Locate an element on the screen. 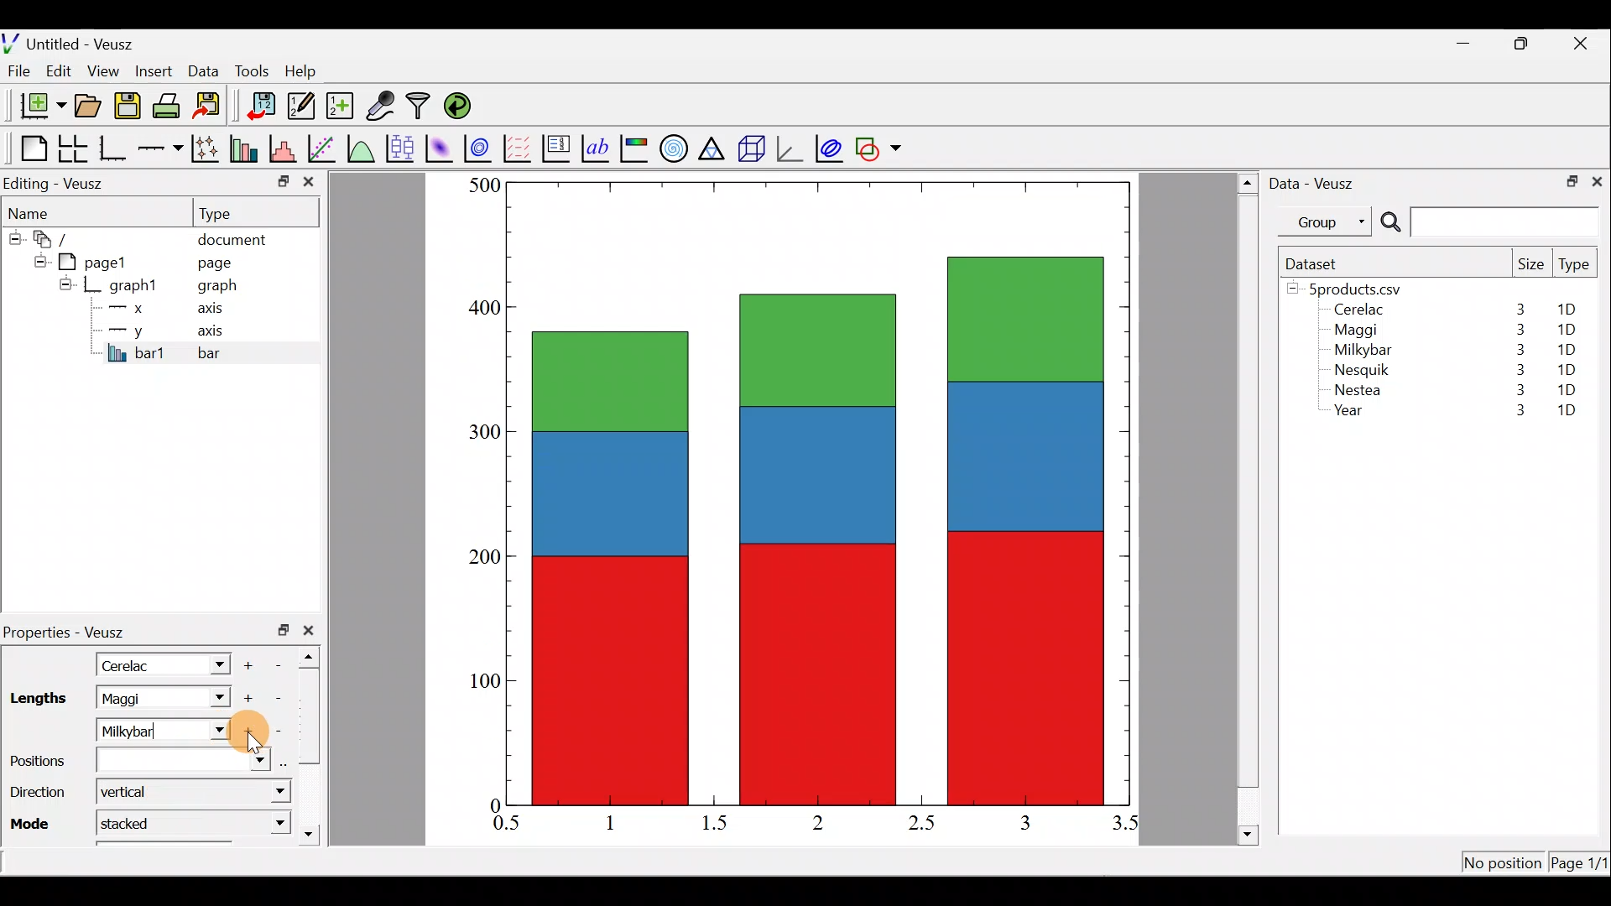 This screenshot has width=1611, height=906. 3 is located at coordinates (1517, 350).